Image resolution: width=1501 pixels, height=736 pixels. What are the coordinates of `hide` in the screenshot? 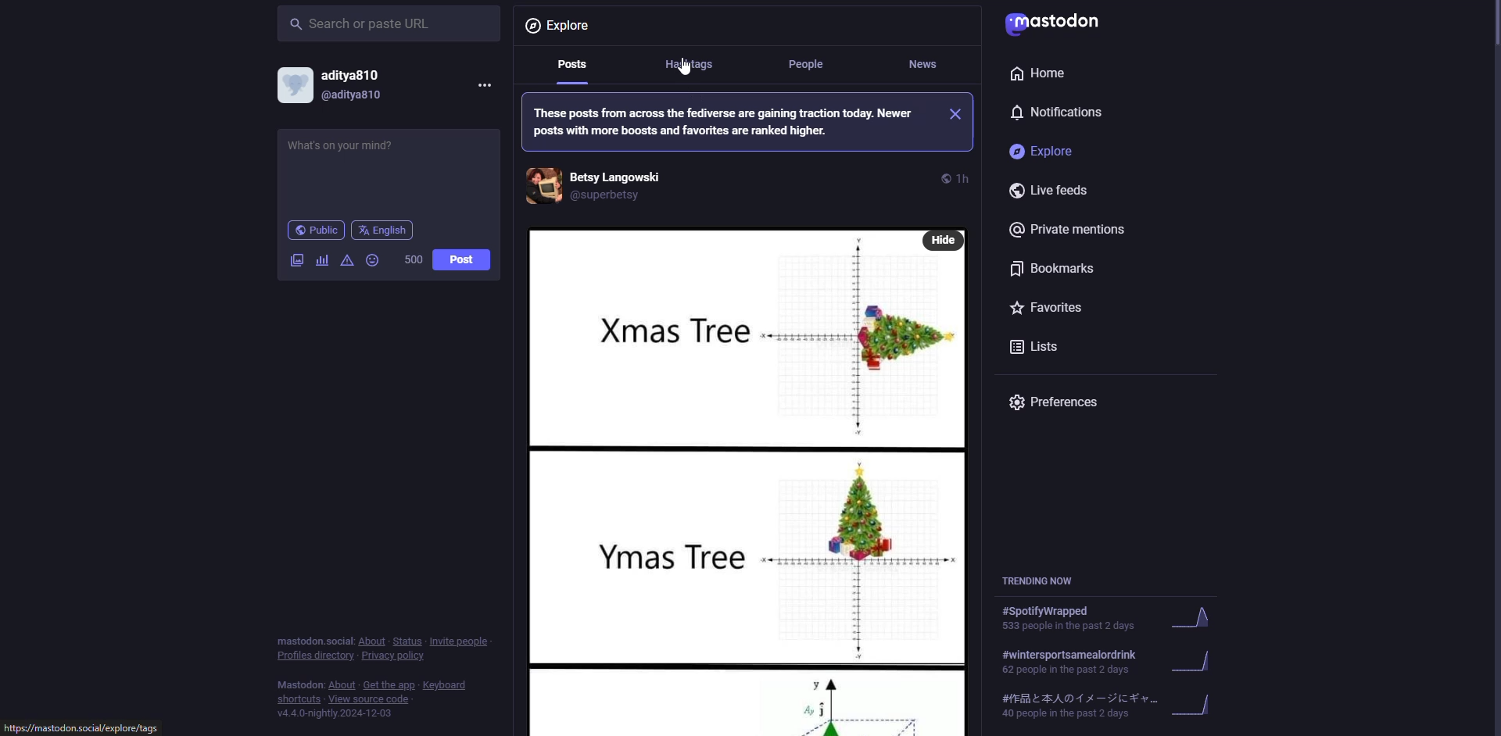 It's located at (944, 240).